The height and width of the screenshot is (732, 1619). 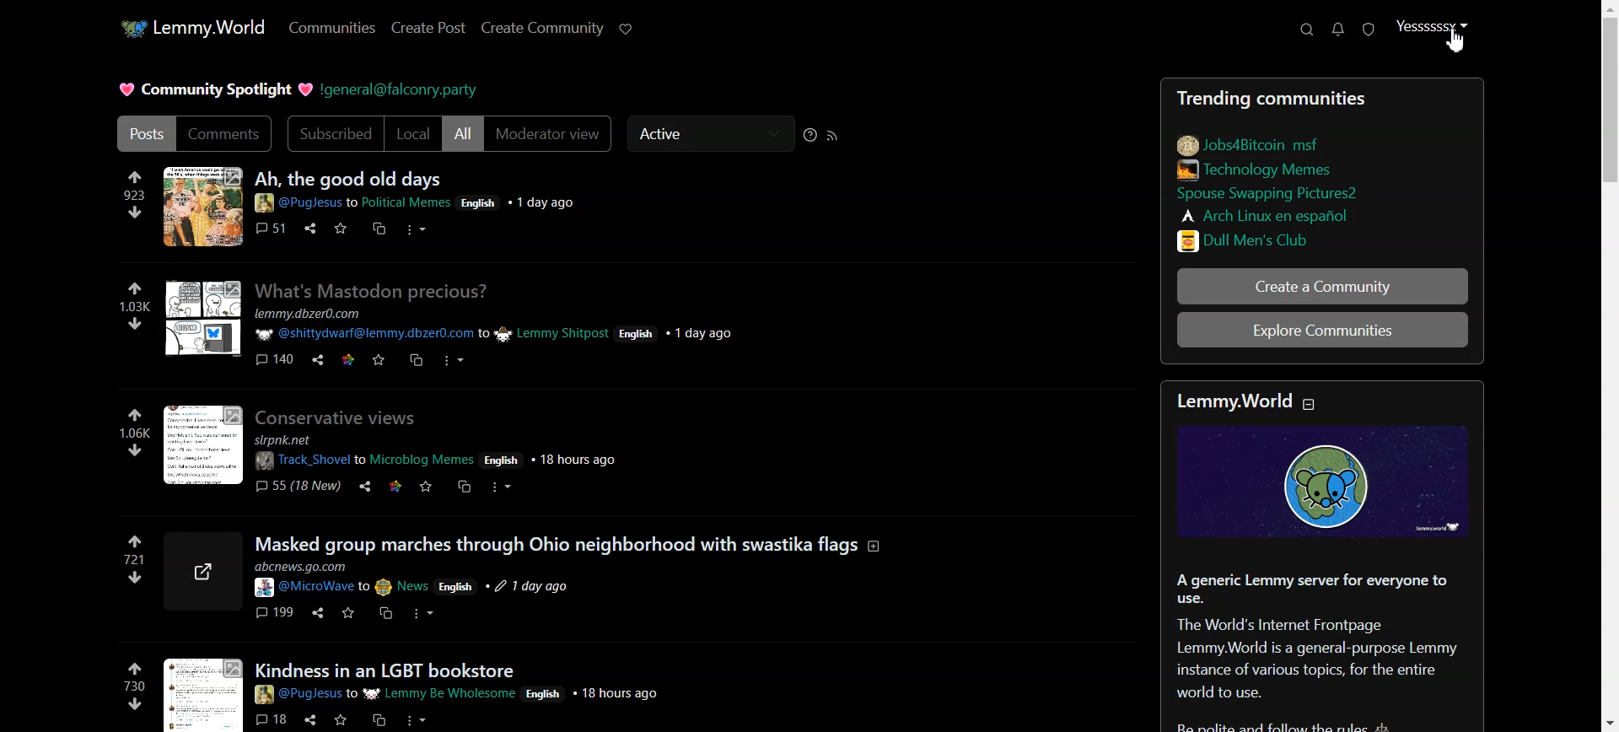 I want to click on downvote, so click(x=136, y=703).